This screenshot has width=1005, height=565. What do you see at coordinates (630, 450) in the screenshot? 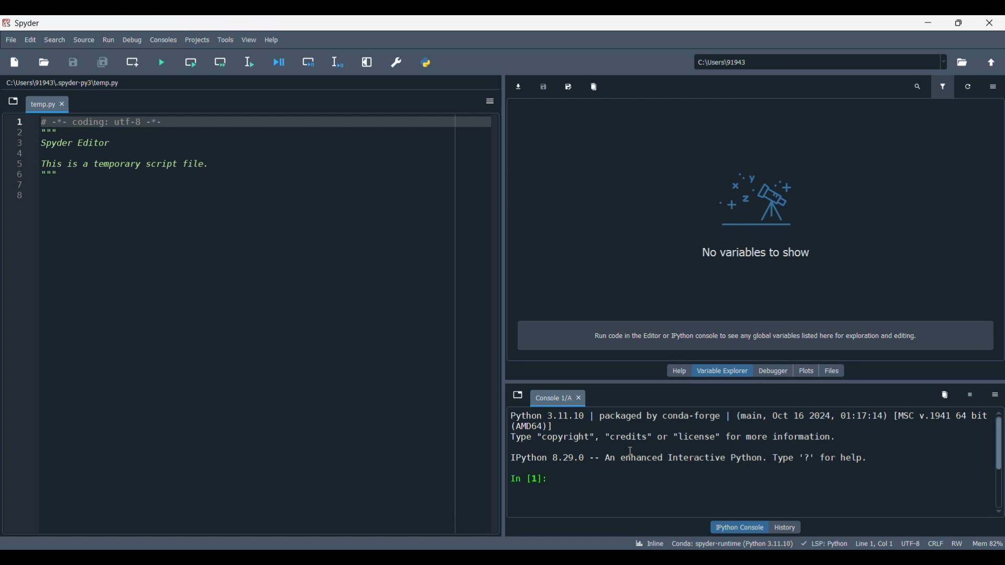
I see `Cursor` at bounding box center [630, 450].